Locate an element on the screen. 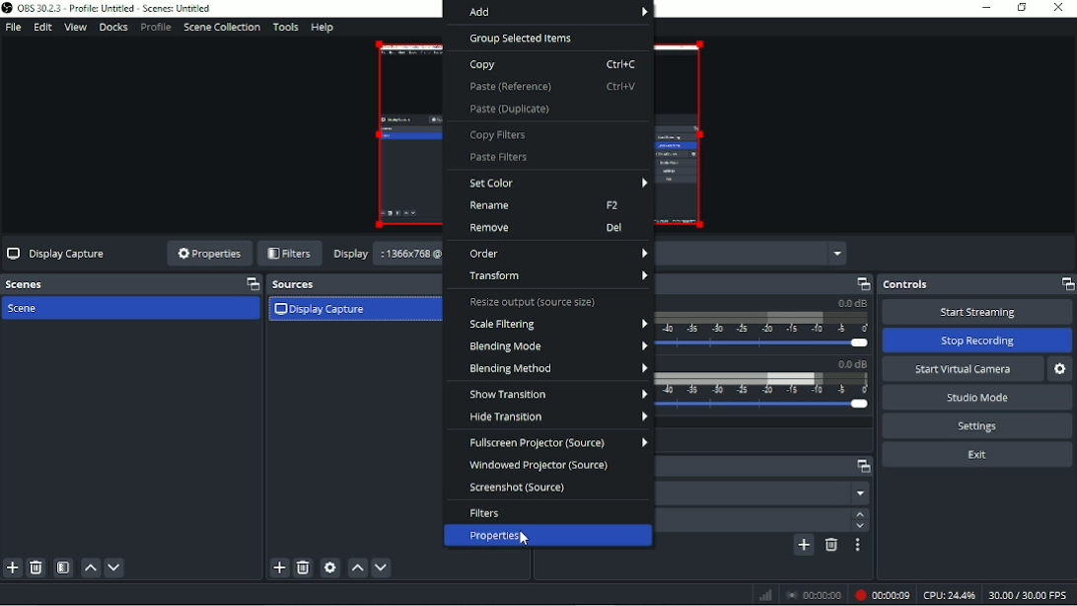 This screenshot has width=1077, height=606. Scene Collection is located at coordinates (221, 28).